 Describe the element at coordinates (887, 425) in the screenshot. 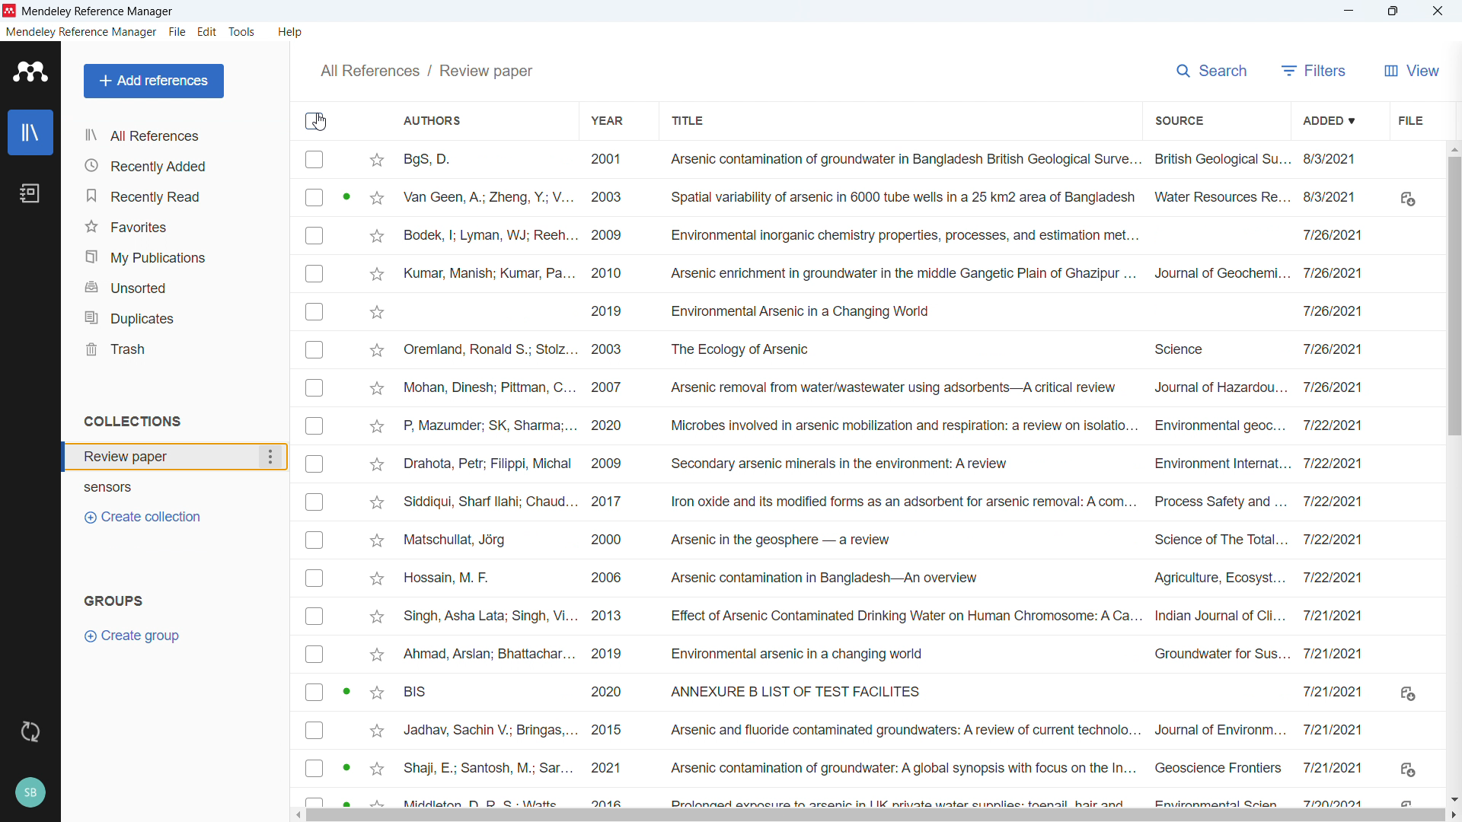

I see `Kim, J; Kim, K; Ye, H; Lee, ... 2011 Anaerobic fluidized bed membrane bioreactor for wastewater treatment ACS PublicationsJ K... 10/28/2024` at that location.